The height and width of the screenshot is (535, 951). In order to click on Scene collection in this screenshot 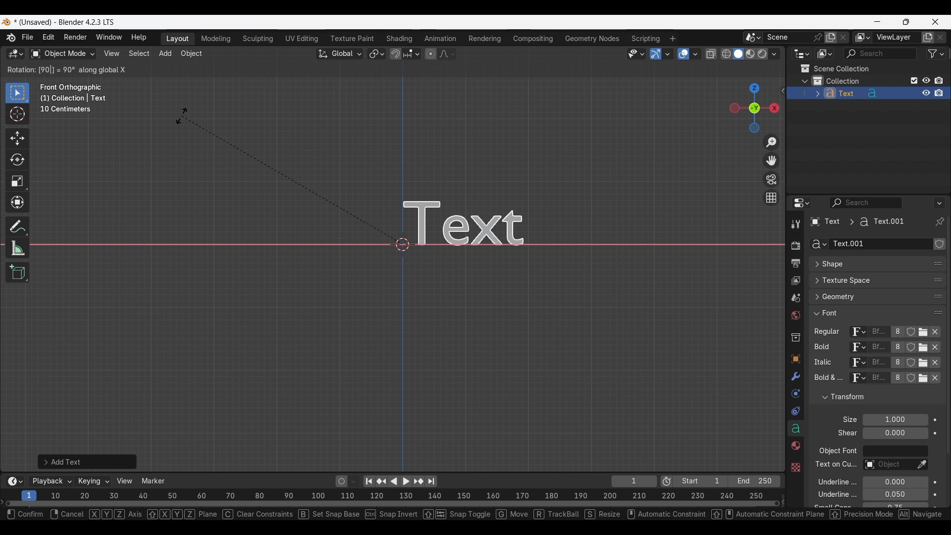, I will do `click(835, 68)`.